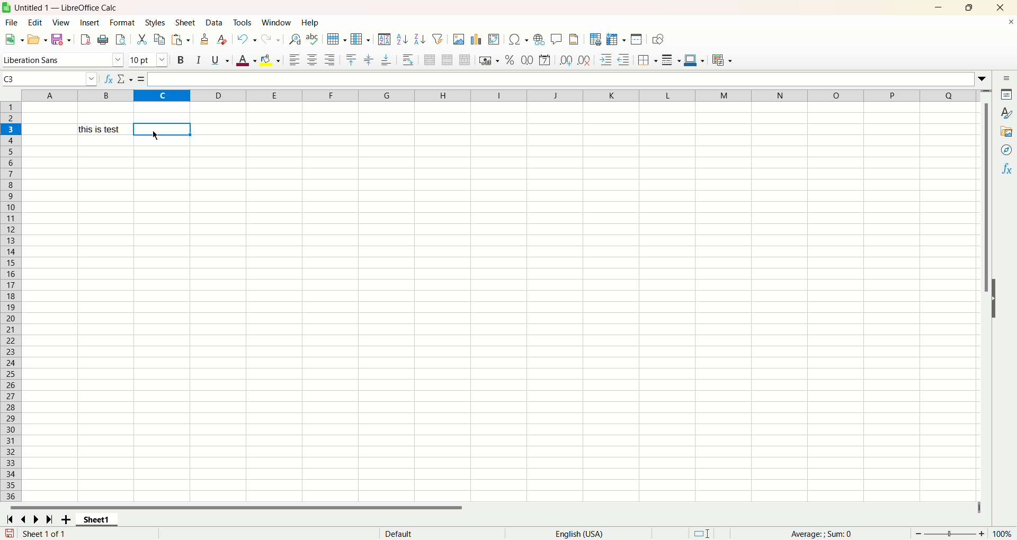  Describe the element at coordinates (625, 59) in the screenshot. I see `decrease indent` at that location.